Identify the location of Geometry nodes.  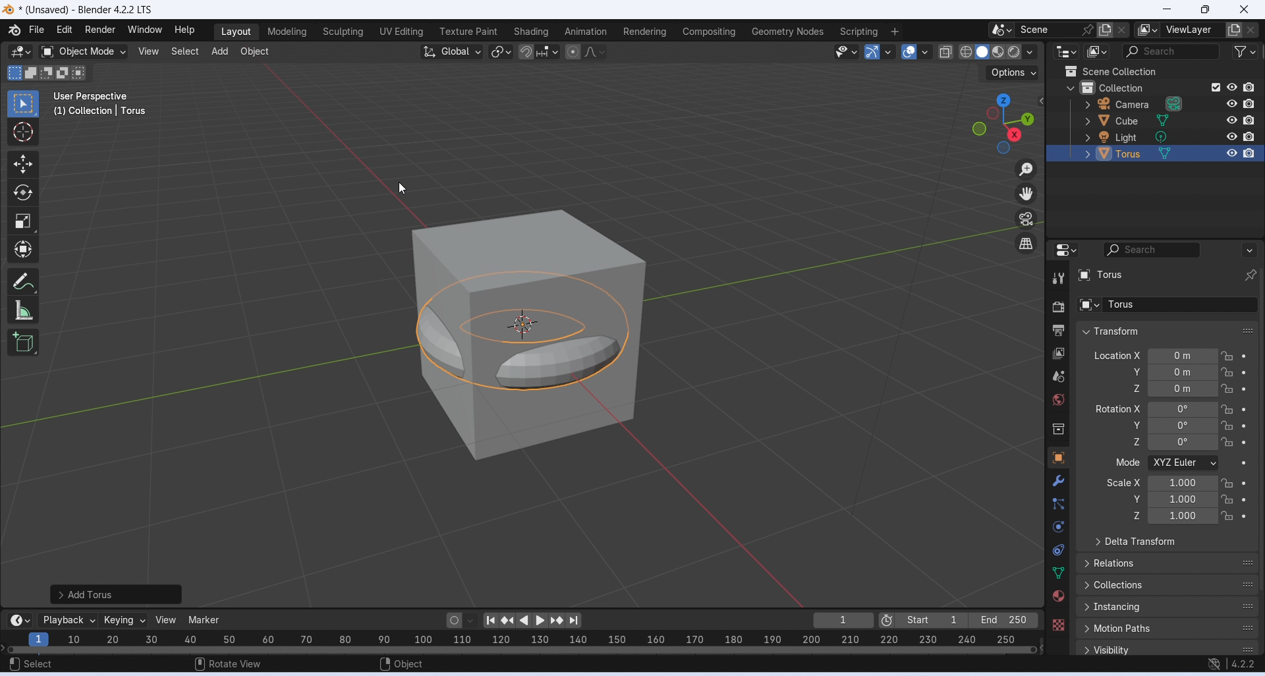
(789, 31).